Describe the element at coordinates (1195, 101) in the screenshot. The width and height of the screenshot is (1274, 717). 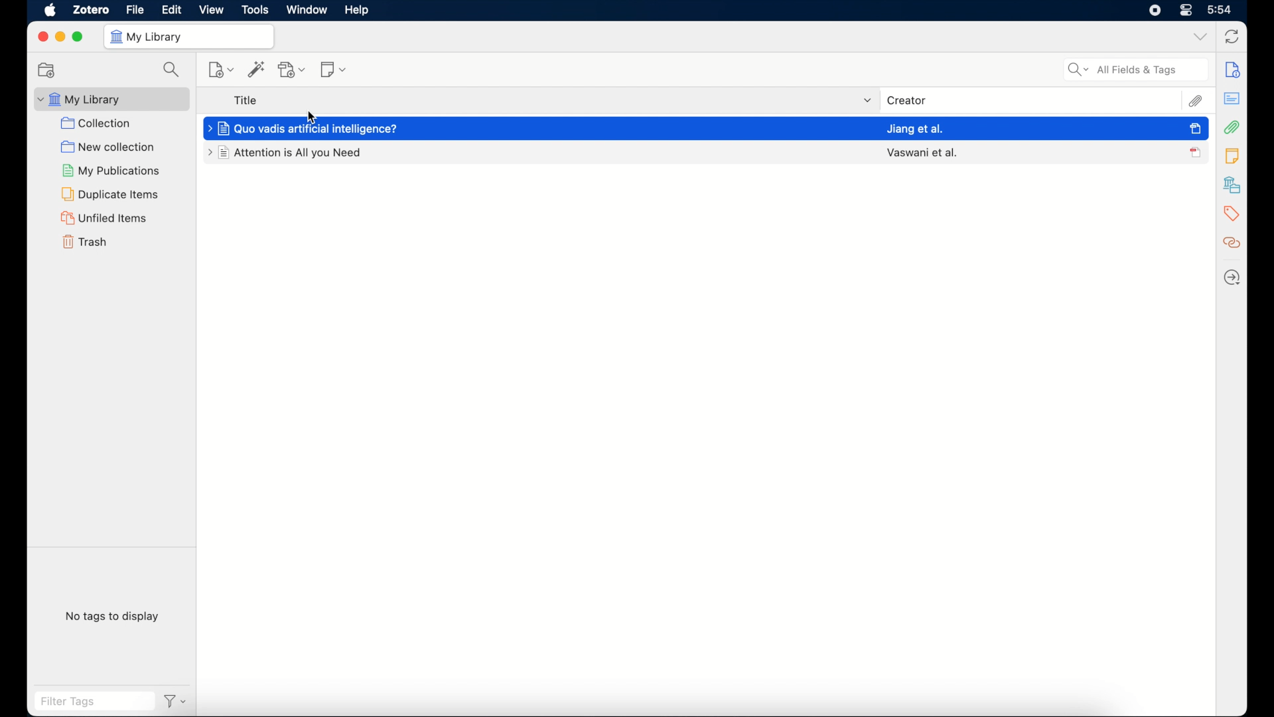
I see `attachements` at that location.